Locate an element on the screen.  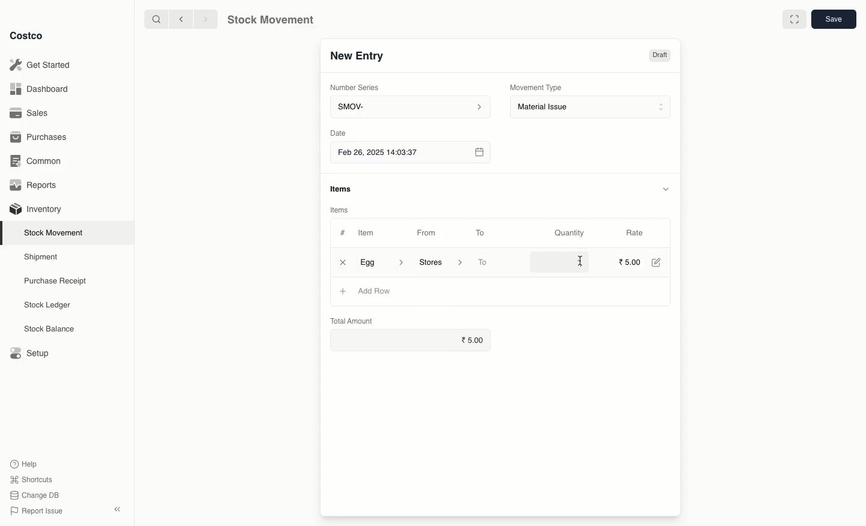
Reports is located at coordinates (36, 185).